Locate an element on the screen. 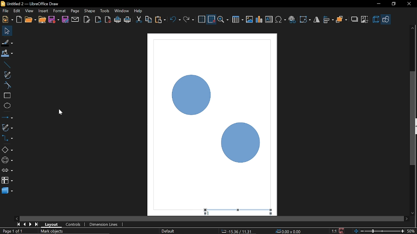  Export is located at coordinates (97, 20).